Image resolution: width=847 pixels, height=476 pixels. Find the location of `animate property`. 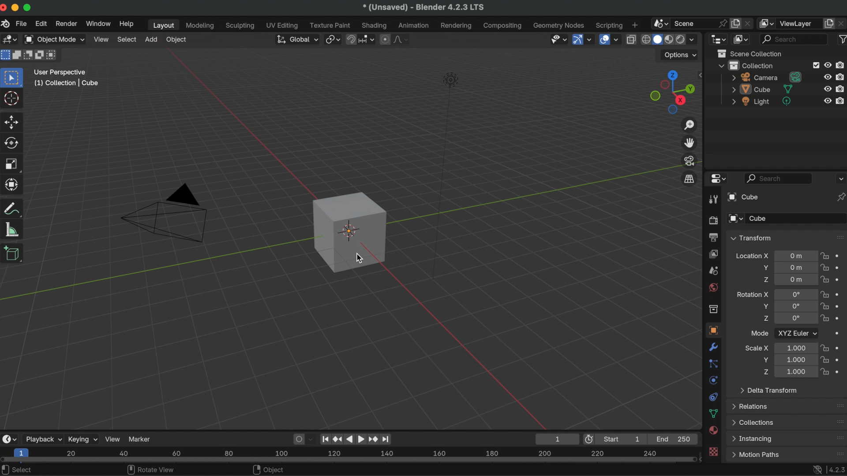

animate property is located at coordinates (840, 279).